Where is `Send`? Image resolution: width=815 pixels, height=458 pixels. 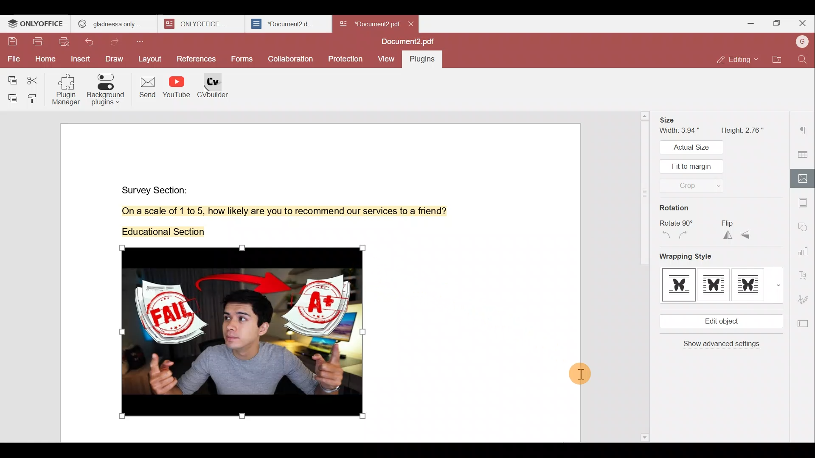 Send is located at coordinates (144, 89).